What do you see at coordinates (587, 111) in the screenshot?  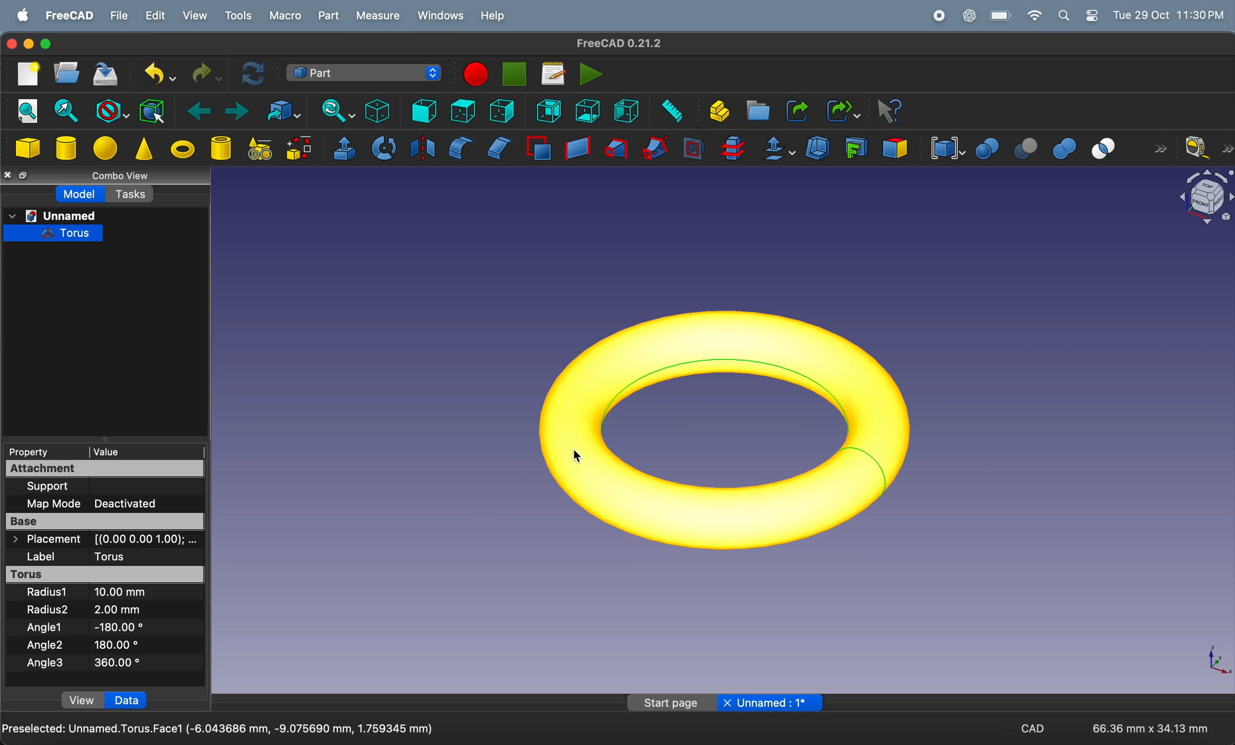 I see `bottom view` at bounding box center [587, 111].